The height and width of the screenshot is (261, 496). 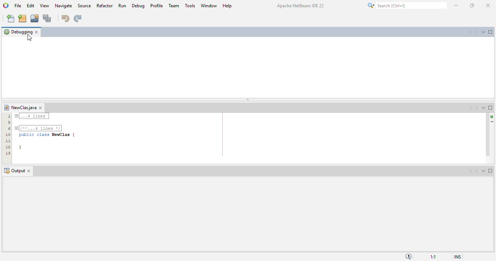 I want to click on search (Ctrl + I), so click(x=407, y=5).